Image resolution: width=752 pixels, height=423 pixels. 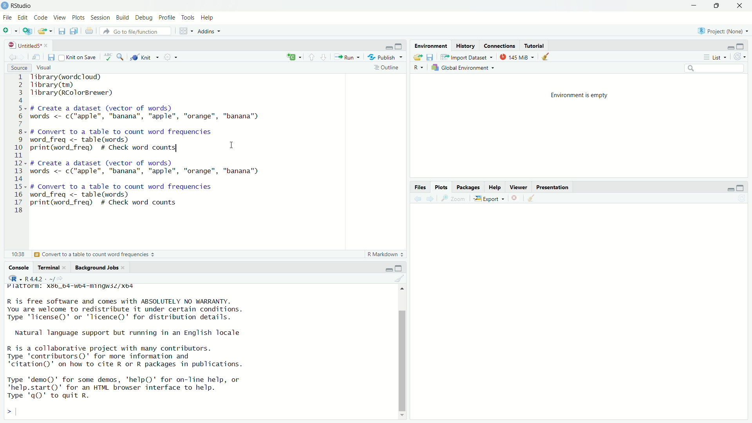 What do you see at coordinates (552, 186) in the screenshot?
I see `Presentation` at bounding box center [552, 186].